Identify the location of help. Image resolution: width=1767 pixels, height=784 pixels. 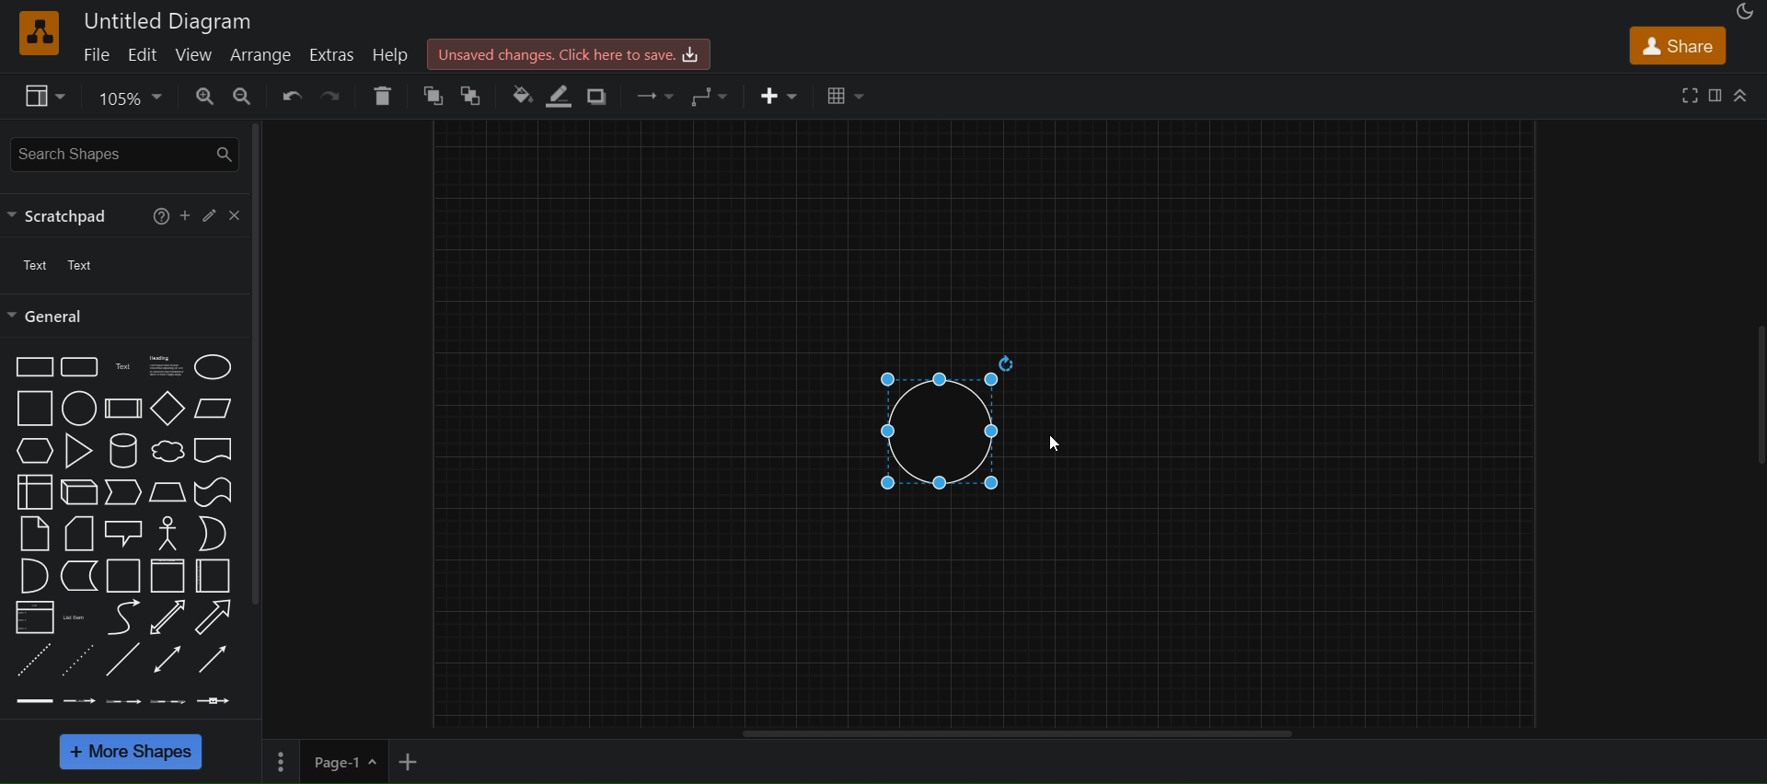
(389, 55).